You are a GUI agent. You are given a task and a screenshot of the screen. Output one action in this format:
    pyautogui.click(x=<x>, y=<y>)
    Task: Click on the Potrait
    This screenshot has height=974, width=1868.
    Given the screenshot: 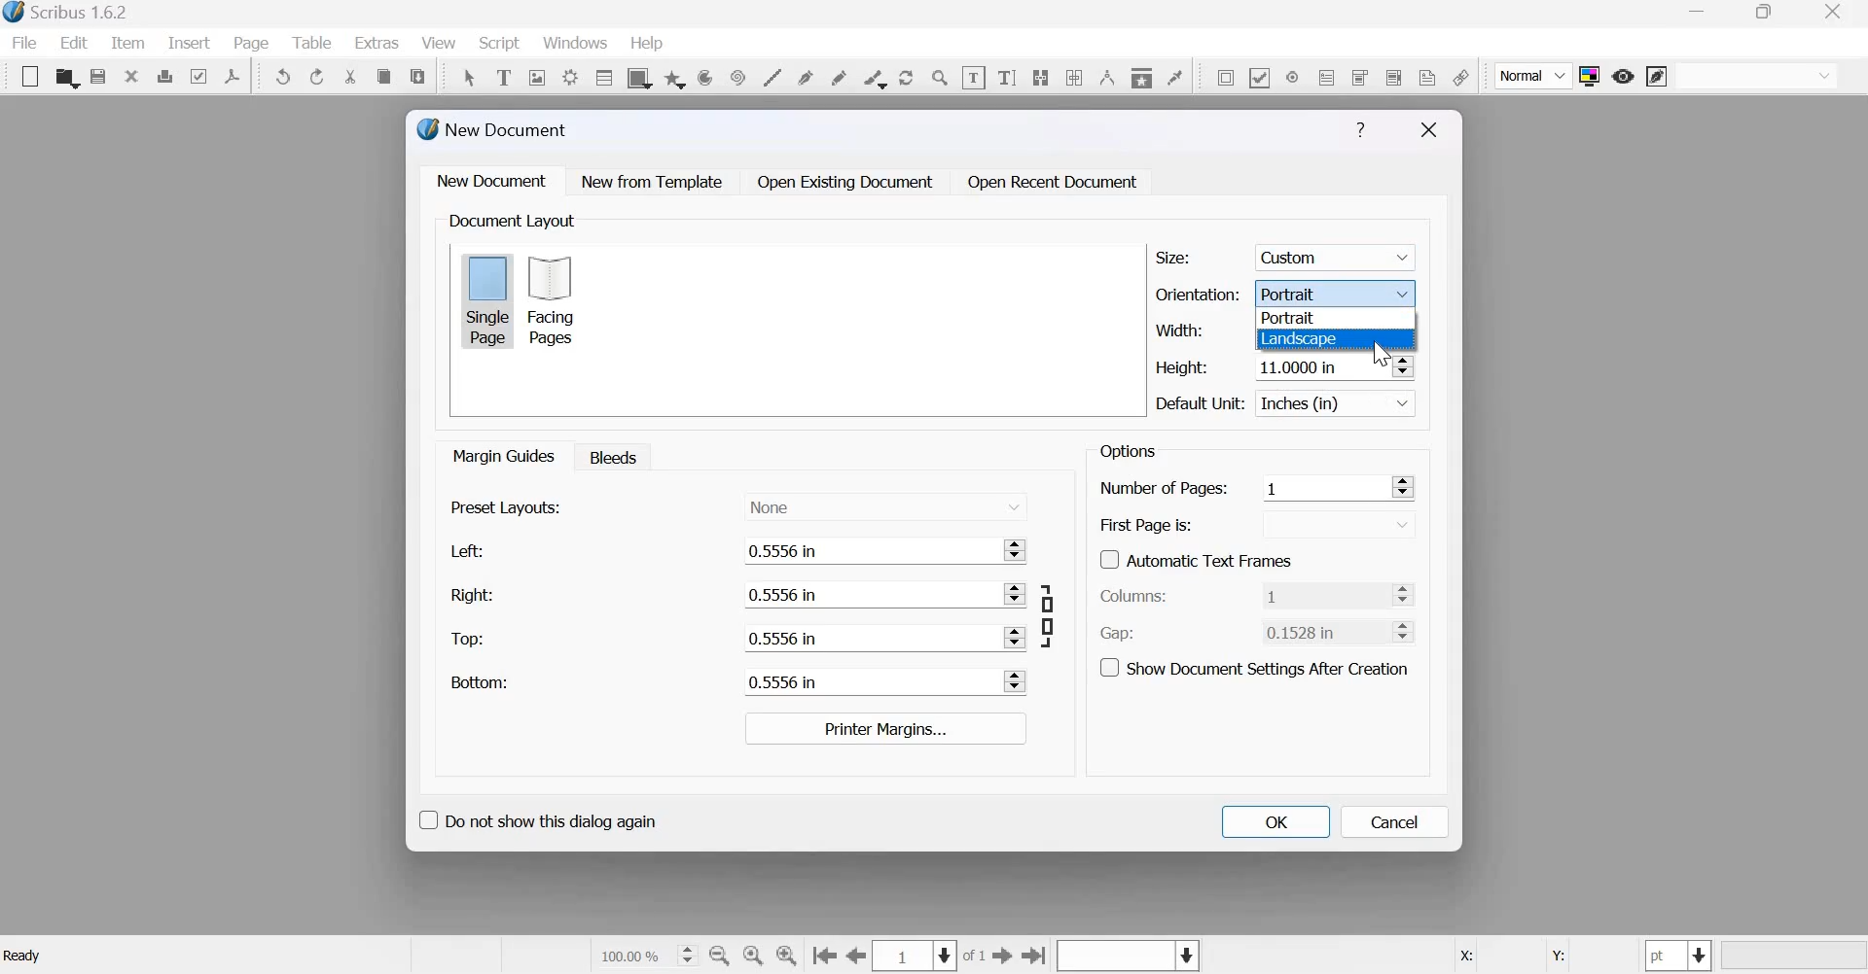 What is the action you would take?
    pyautogui.click(x=1291, y=317)
    